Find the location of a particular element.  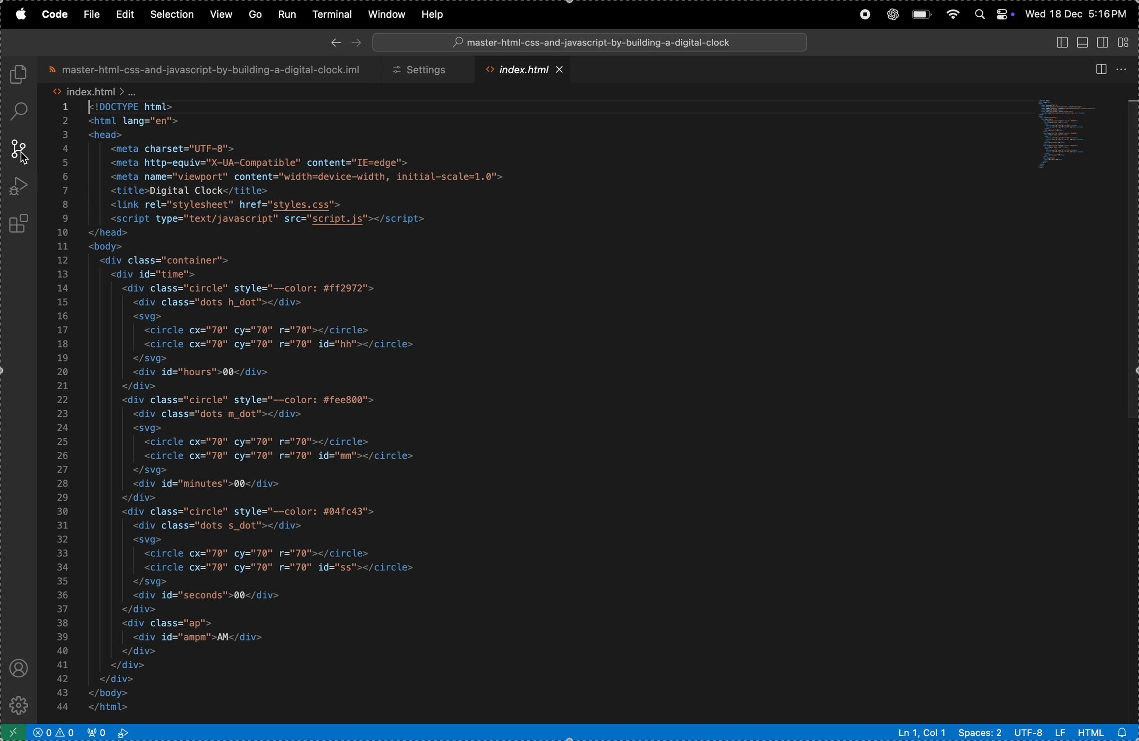

<svg> is located at coordinates (146, 540).